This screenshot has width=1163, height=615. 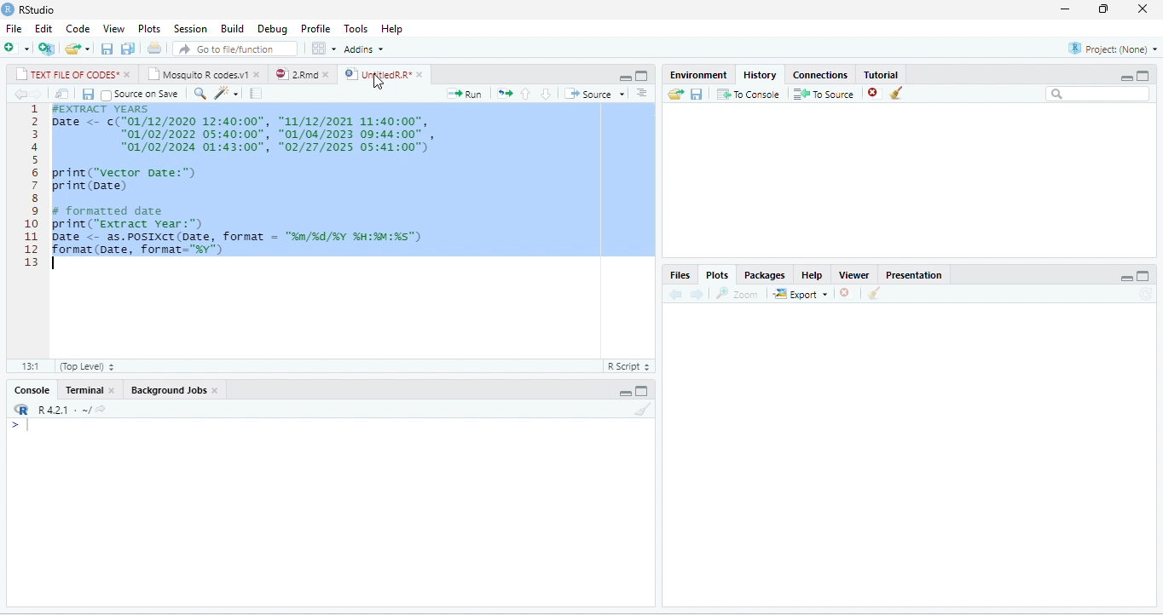 What do you see at coordinates (113, 29) in the screenshot?
I see `View` at bounding box center [113, 29].